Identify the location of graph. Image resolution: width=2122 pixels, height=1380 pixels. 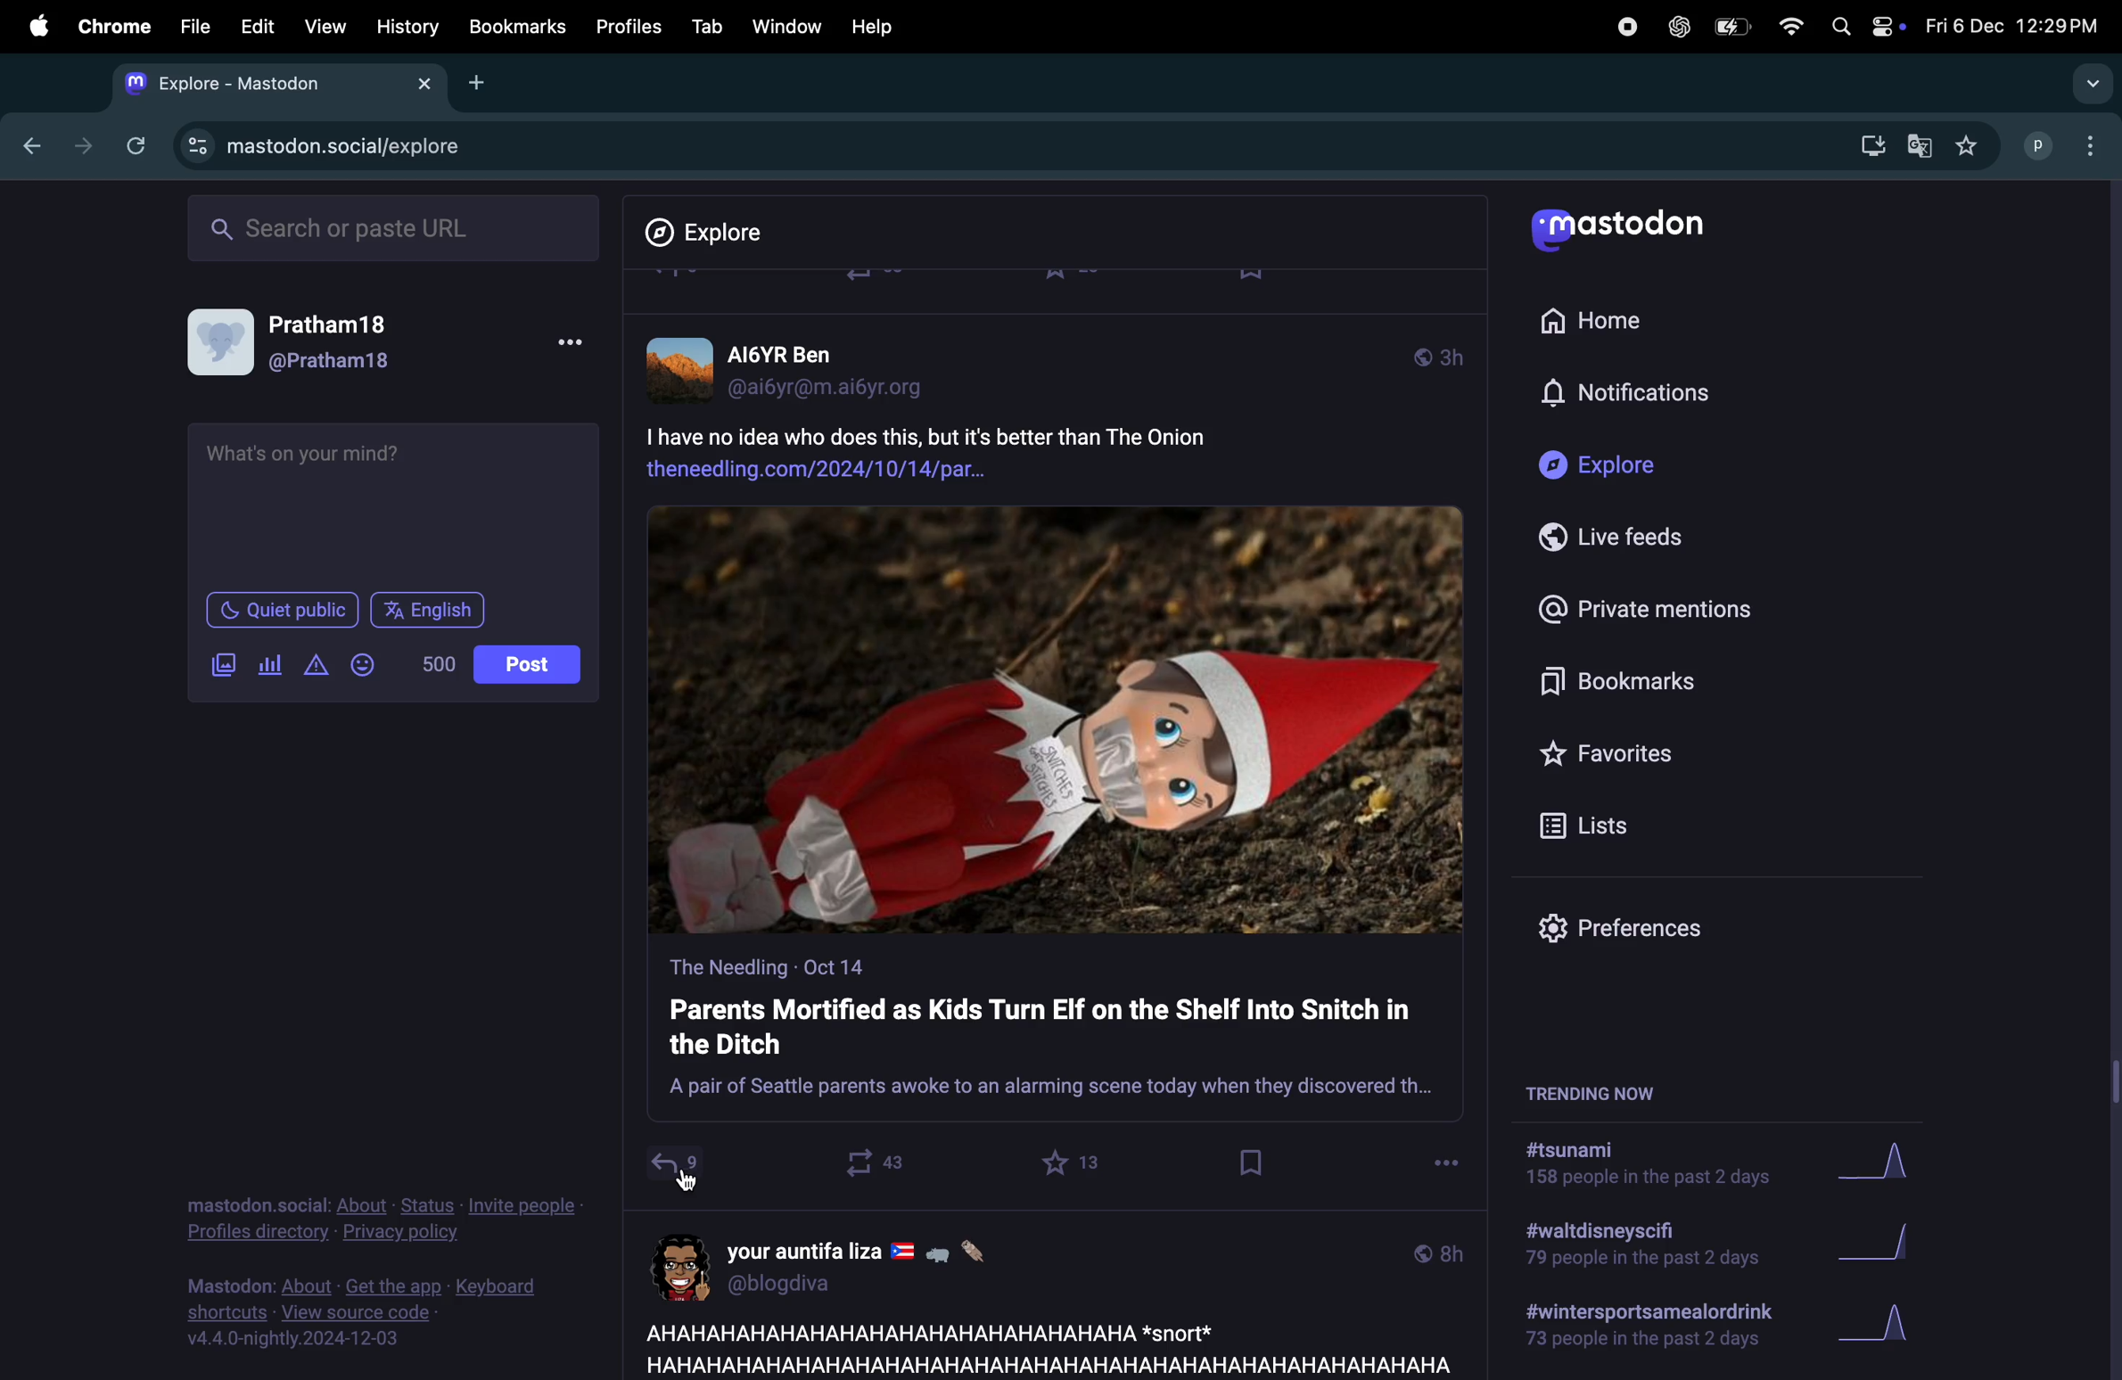
(1884, 1246).